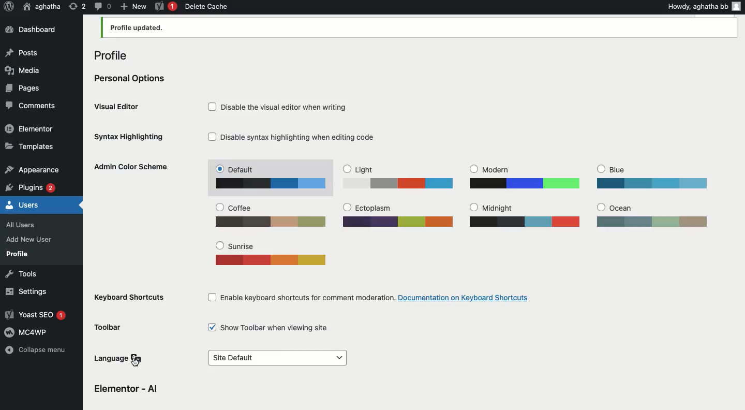  Describe the element at coordinates (650, 213) in the screenshot. I see `Ocean` at that location.